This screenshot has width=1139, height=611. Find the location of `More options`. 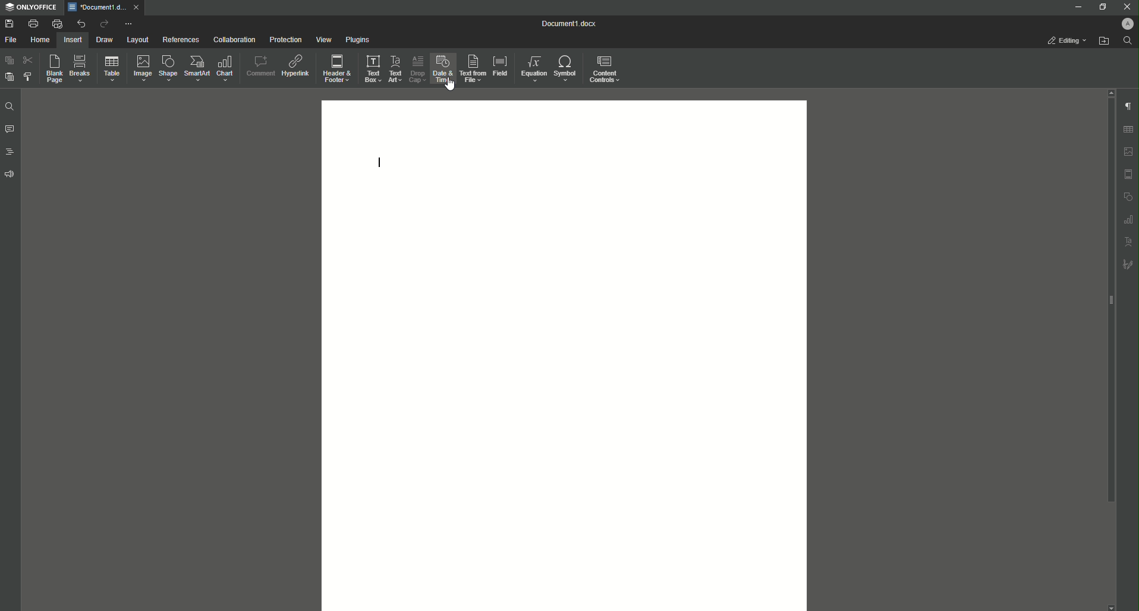

More options is located at coordinates (130, 24).